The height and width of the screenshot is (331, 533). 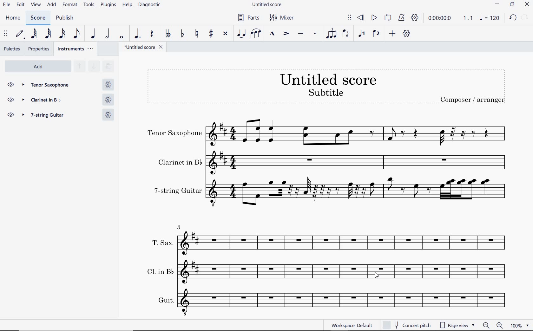 What do you see at coordinates (94, 34) in the screenshot?
I see `QUARTER NOTE` at bounding box center [94, 34].